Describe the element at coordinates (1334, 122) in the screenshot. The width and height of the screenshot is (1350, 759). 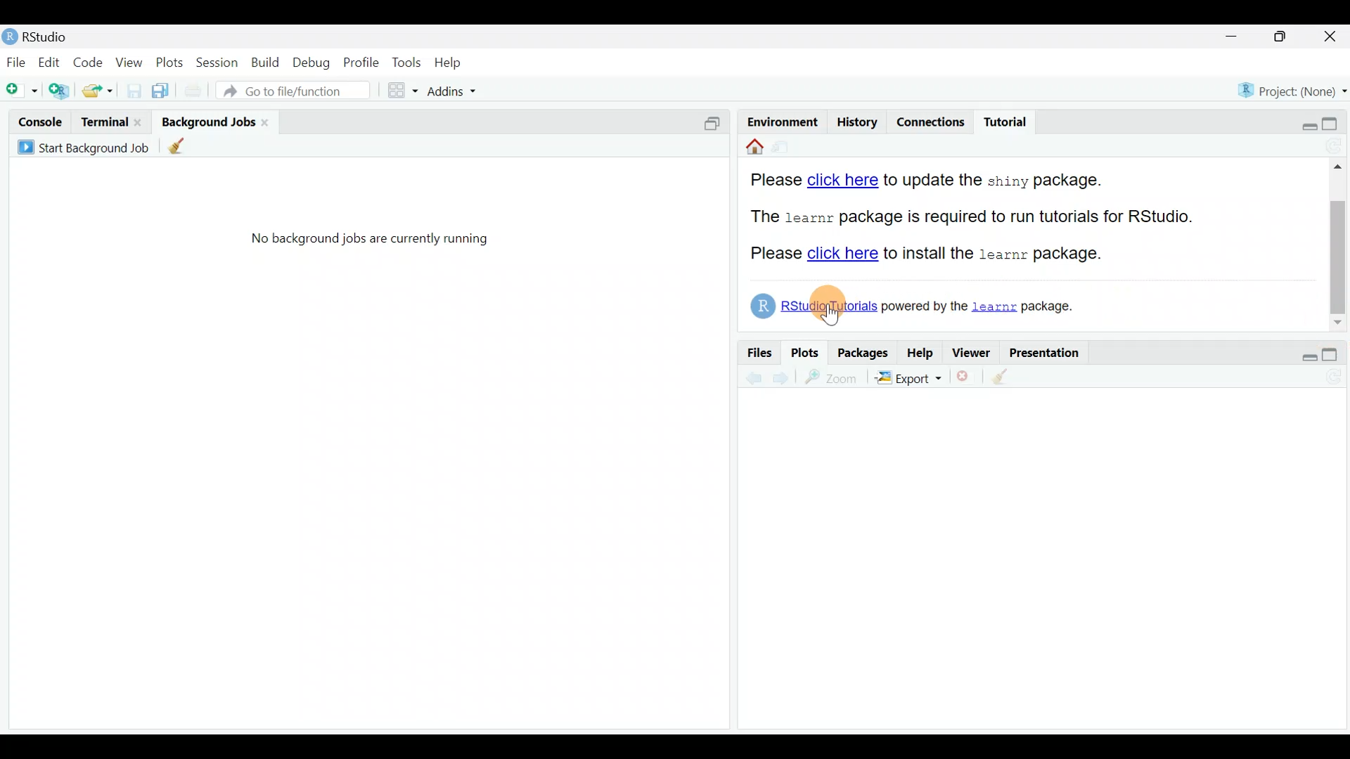
I see `Maximize` at that location.